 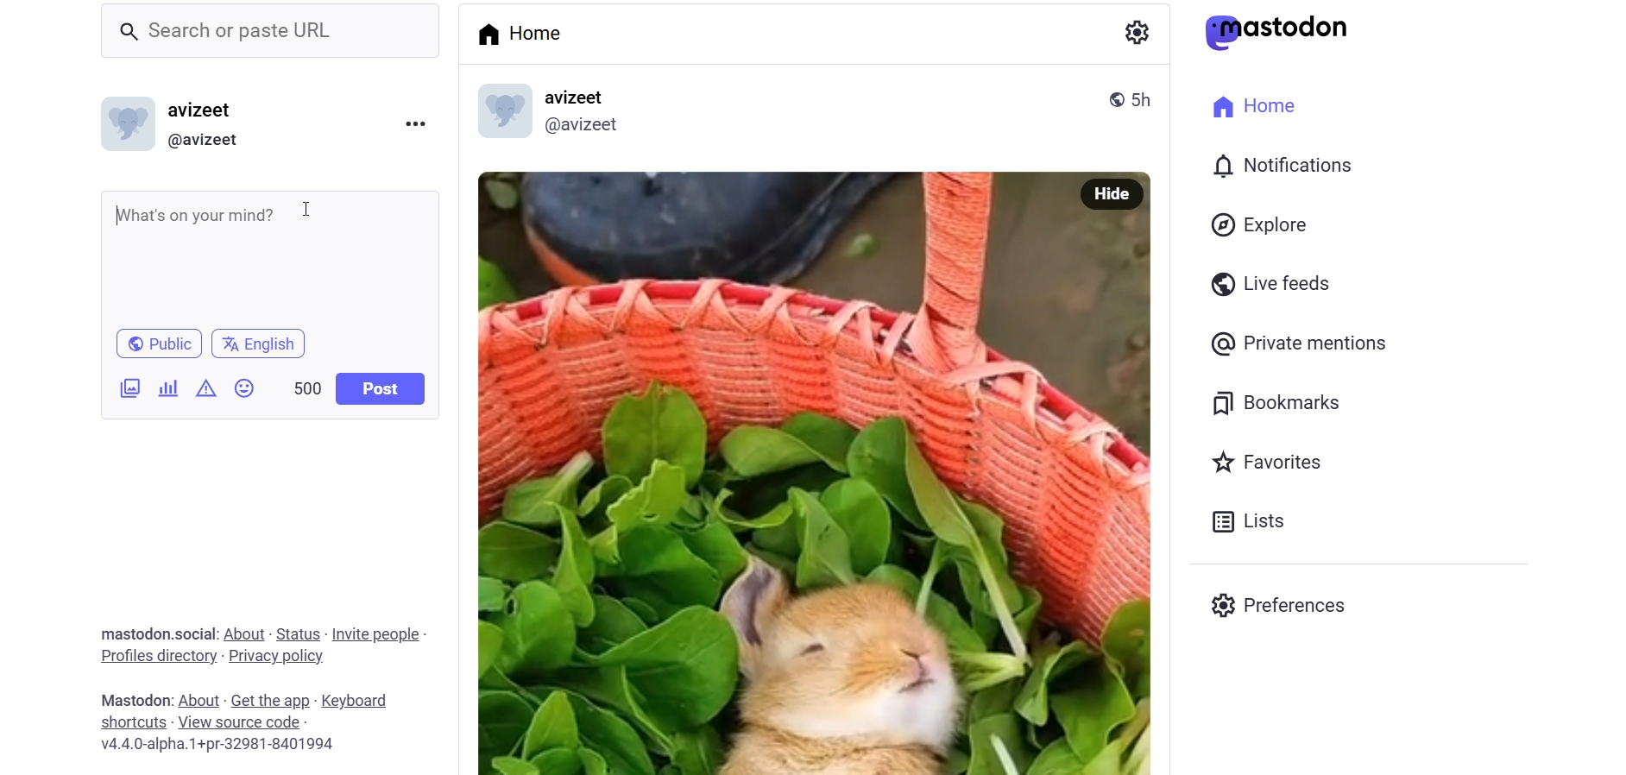 I want to click on more, so click(x=423, y=125).